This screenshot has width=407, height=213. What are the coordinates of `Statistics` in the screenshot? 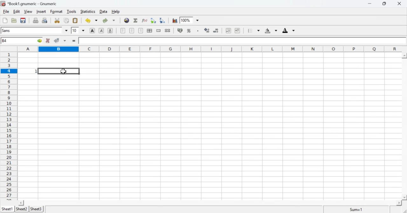 It's located at (88, 11).